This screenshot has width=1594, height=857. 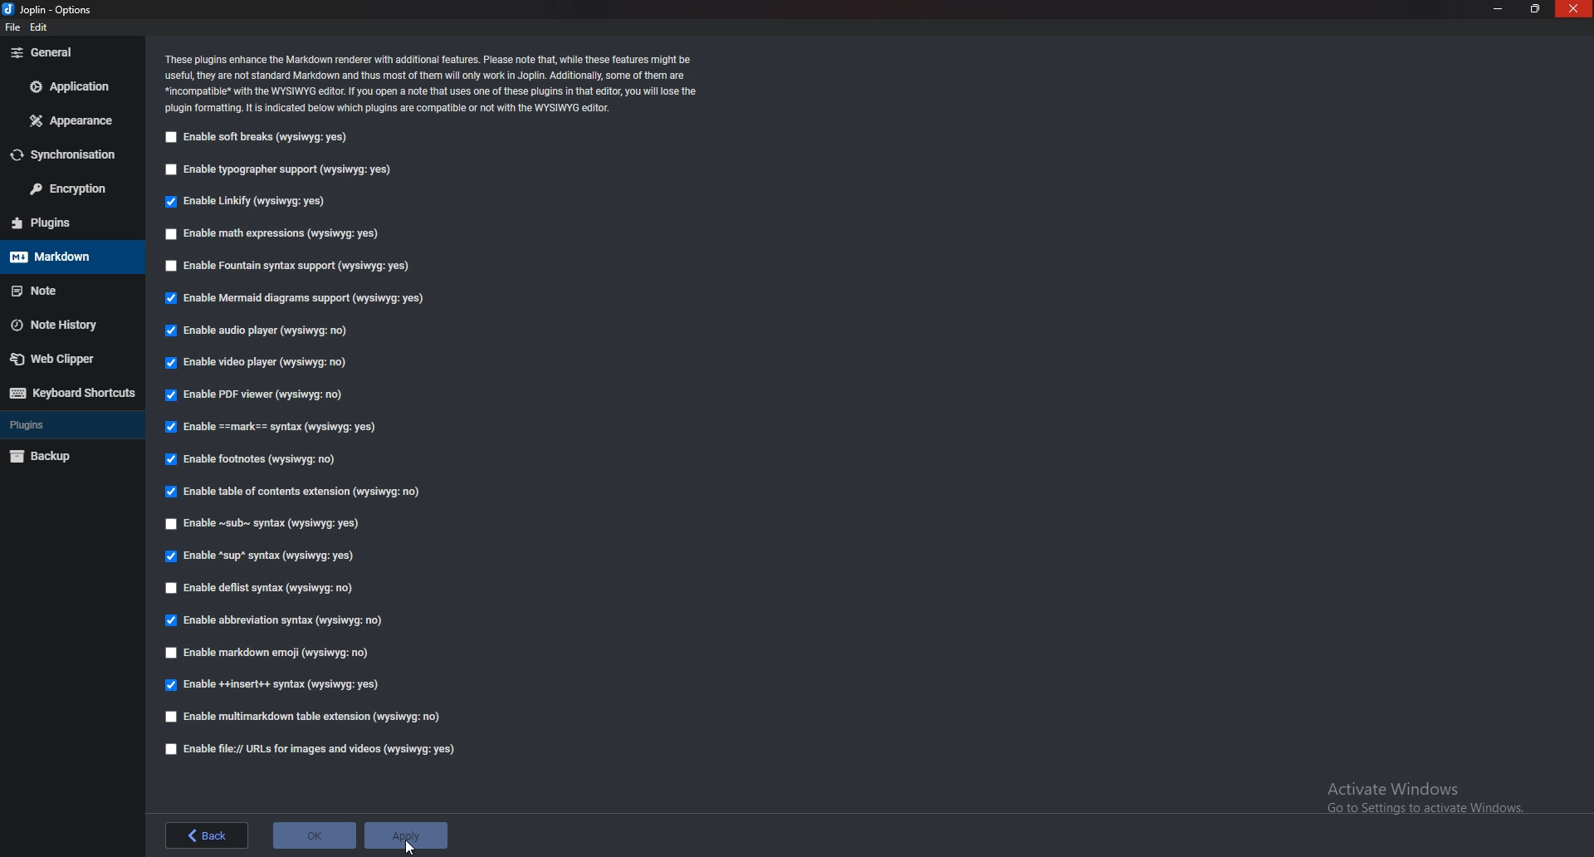 I want to click on Activate windows pop up, so click(x=1428, y=798).